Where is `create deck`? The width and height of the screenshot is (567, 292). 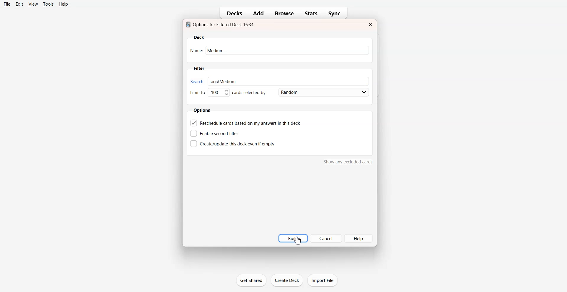 create deck is located at coordinates (289, 280).